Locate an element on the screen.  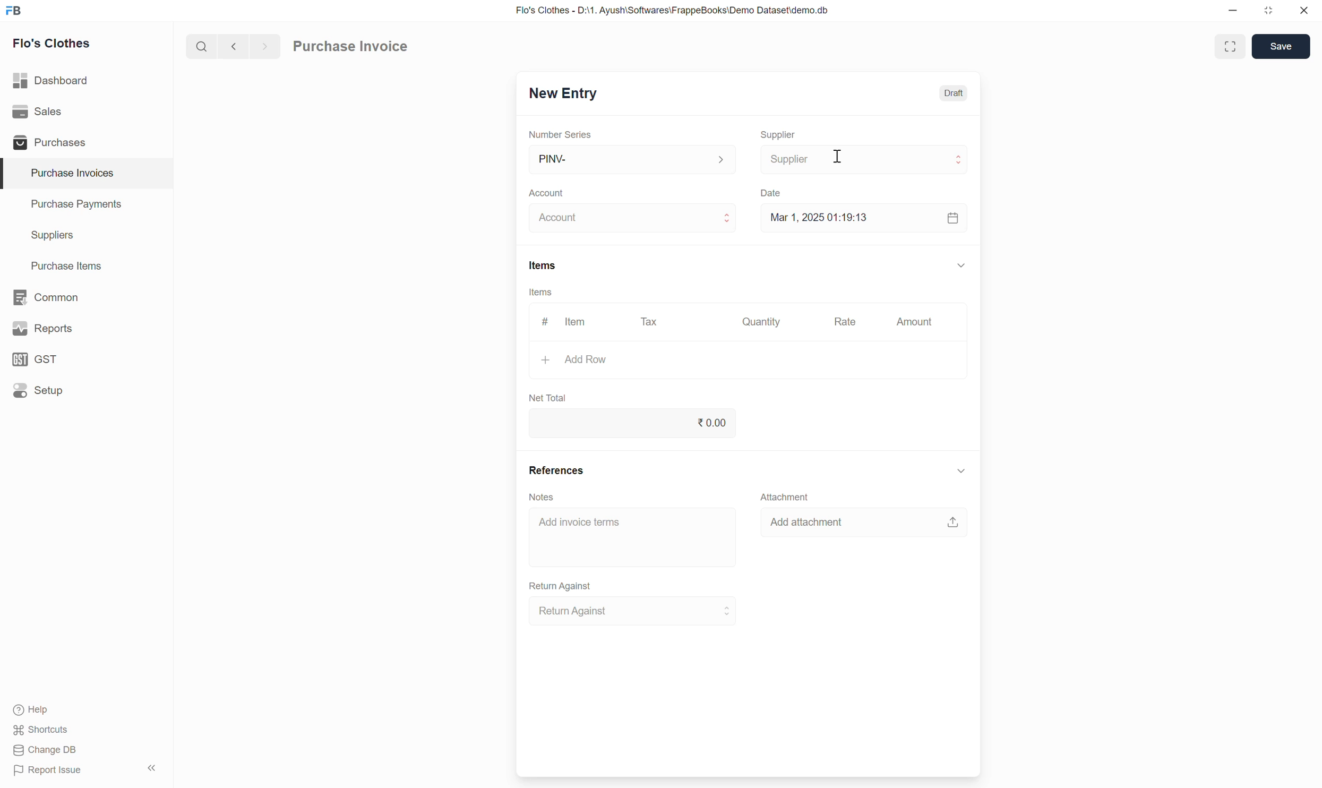
Quantity is located at coordinates (765, 322).